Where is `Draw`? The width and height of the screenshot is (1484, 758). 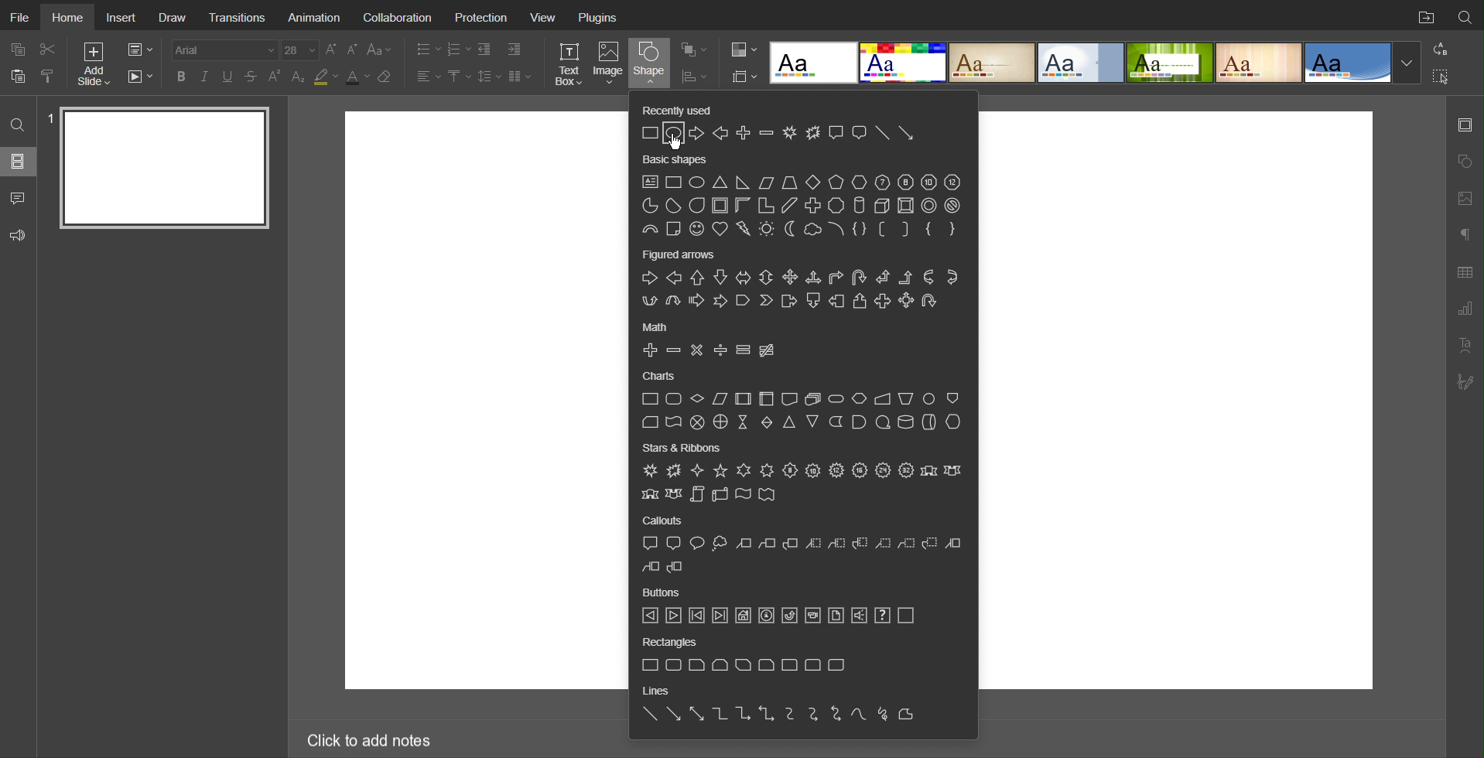
Draw is located at coordinates (173, 17).